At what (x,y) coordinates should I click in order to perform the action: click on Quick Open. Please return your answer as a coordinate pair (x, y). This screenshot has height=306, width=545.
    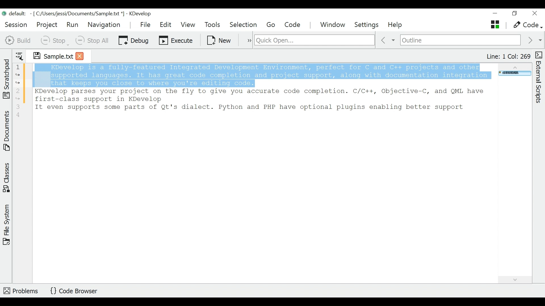
    Looking at the image, I should click on (314, 40).